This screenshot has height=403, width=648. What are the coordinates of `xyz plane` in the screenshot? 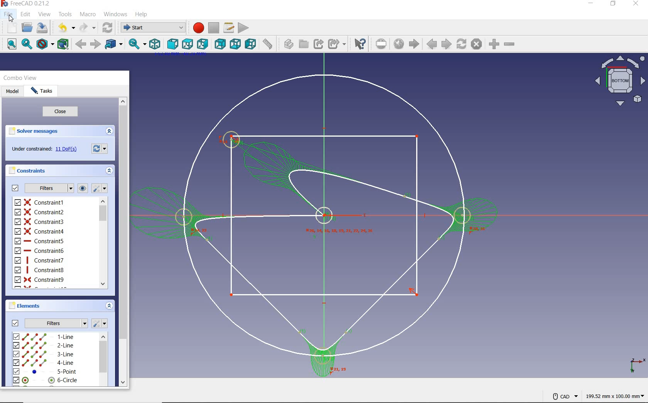 It's located at (634, 364).